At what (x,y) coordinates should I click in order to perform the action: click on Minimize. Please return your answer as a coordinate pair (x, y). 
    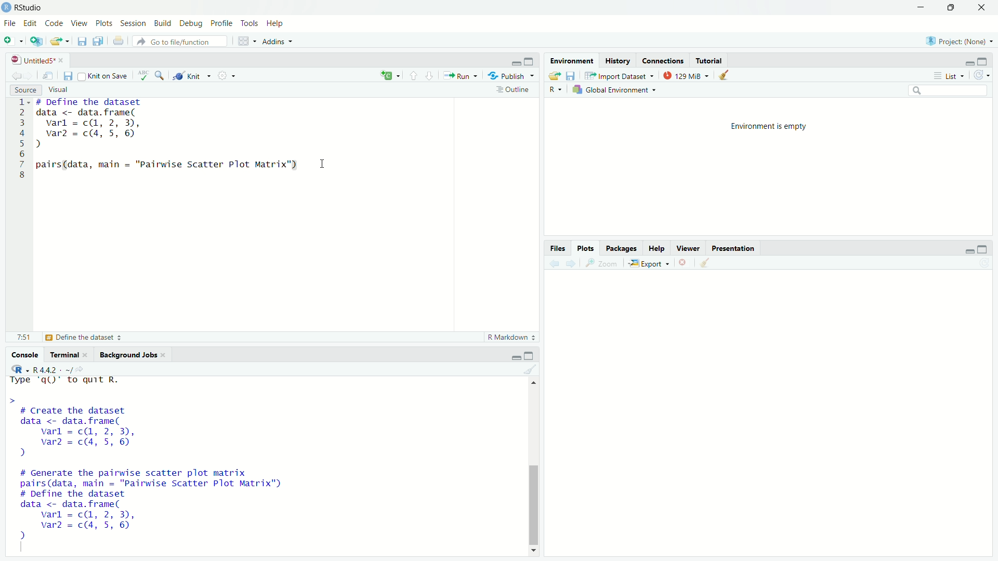
    Looking at the image, I should click on (970, 63).